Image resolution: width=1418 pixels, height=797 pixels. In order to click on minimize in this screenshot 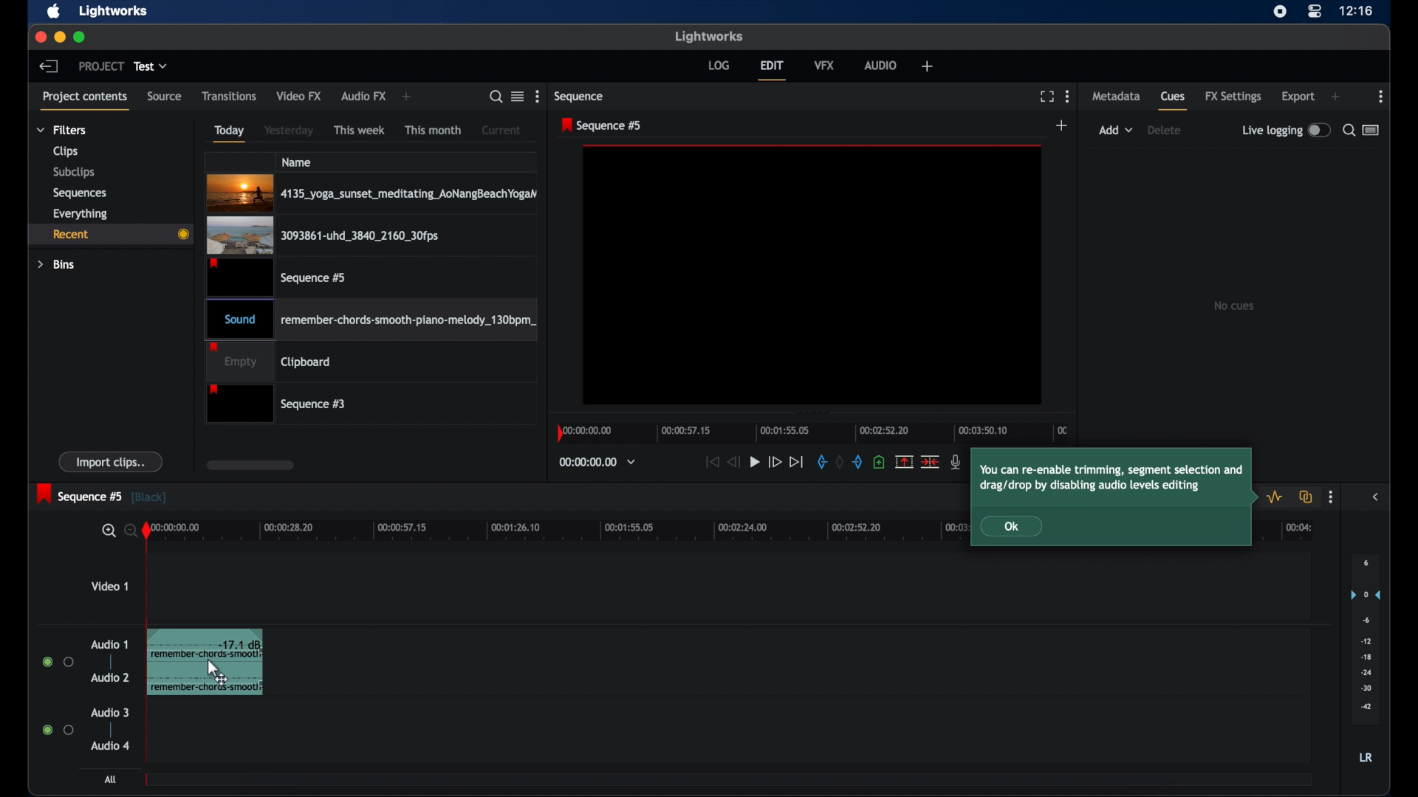, I will do `click(59, 37)`.